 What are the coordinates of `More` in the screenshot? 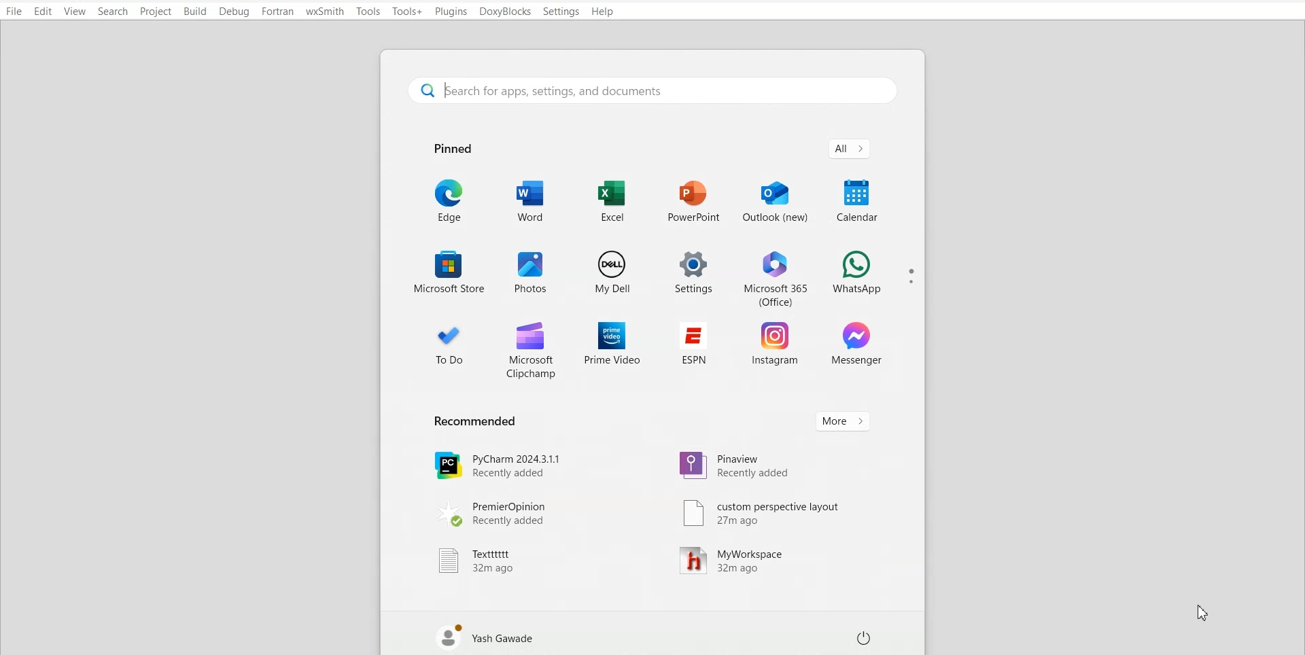 It's located at (846, 421).